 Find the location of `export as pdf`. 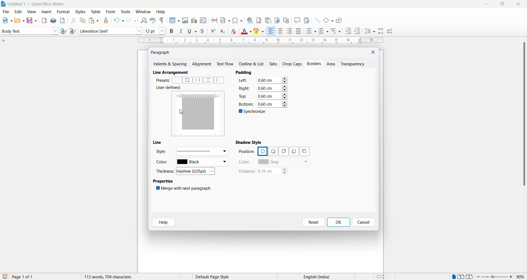

export as pdf is located at coordinates (45, 20).